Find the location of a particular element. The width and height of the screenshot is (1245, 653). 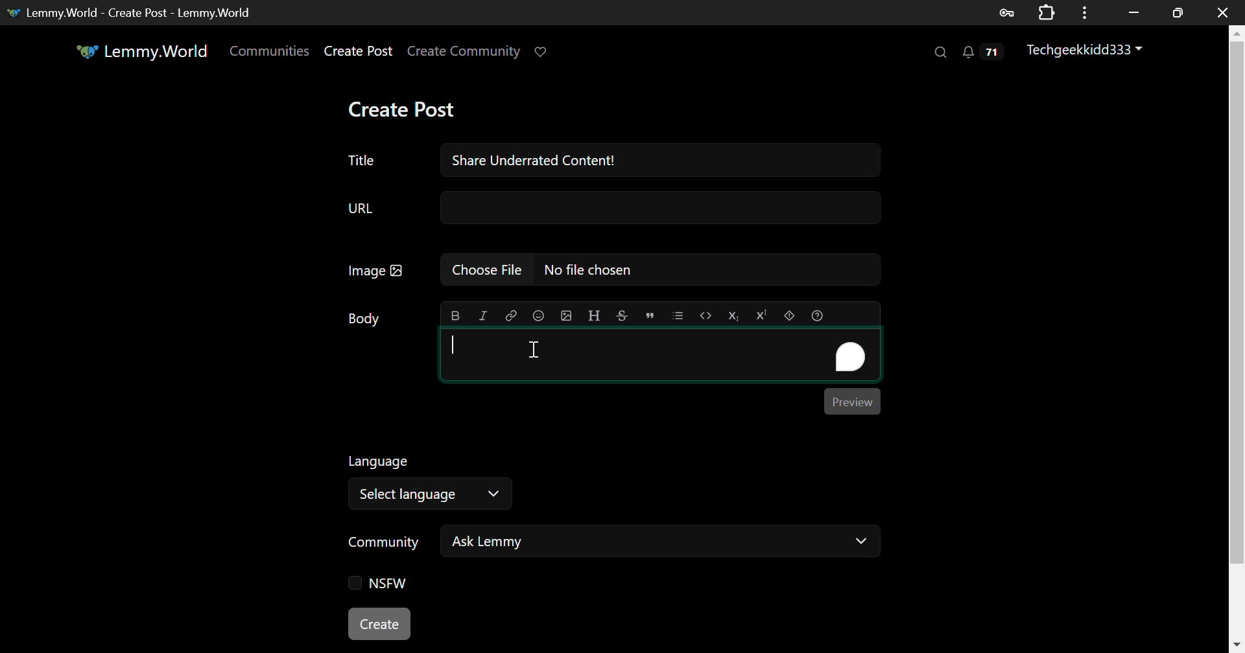

Share Underrated Content is located at coordinates (661, 159).